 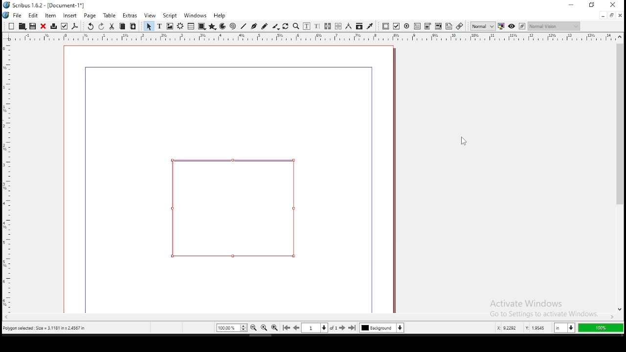 What do you see at coordinates (22, 26) in the screenshot?
I see `open` at bounding box center [22, 26].